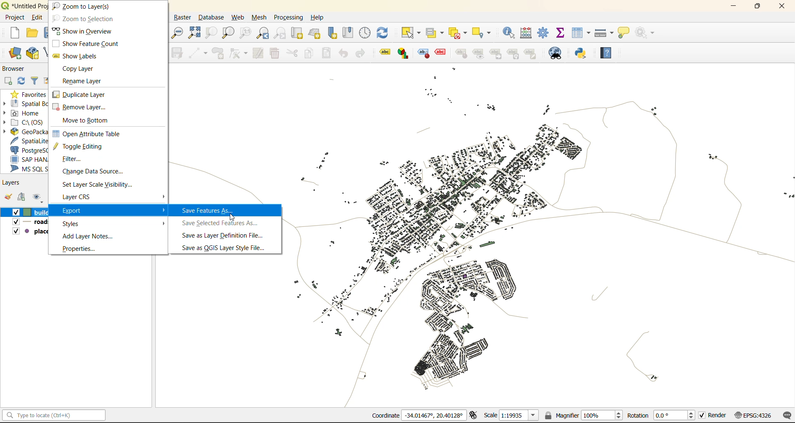  Describe the element at coordinates (623, 34) in the screenshot. I see `show tips` at that location.